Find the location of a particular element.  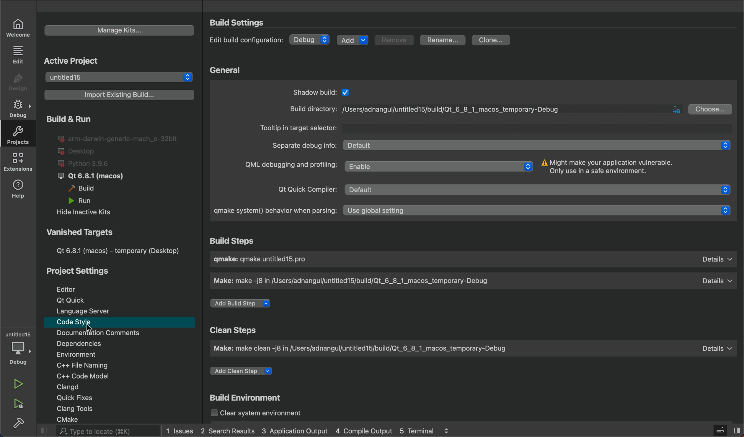

edit build is located at coordinates (247, 40).